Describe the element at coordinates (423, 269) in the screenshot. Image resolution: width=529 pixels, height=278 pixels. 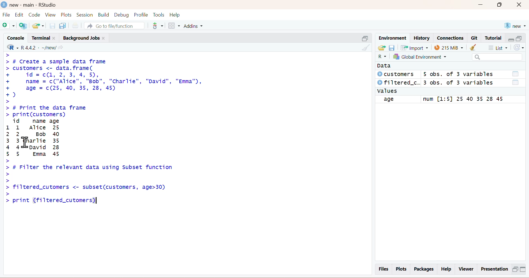
I see `Packages` at that location.